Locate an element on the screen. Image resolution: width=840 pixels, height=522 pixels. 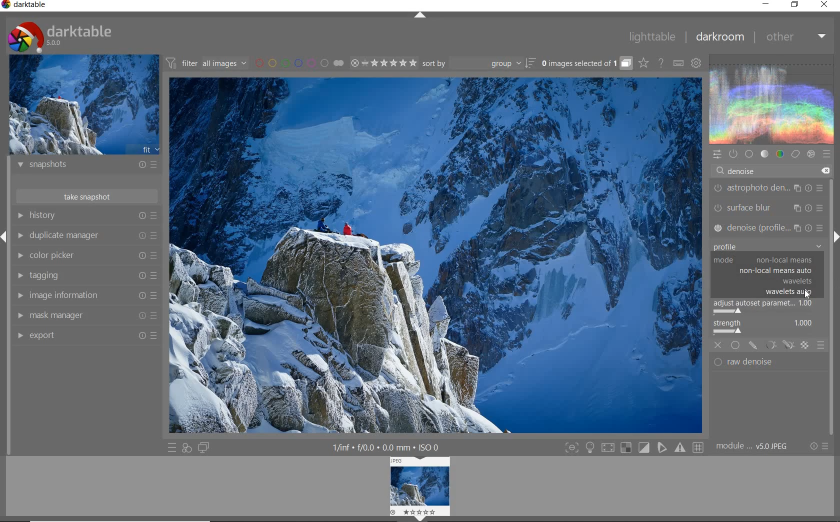
color is located at coordinates (780, 153).